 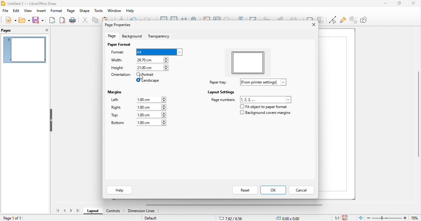 I want to click on show draw functions, so click(x=367, y=22).